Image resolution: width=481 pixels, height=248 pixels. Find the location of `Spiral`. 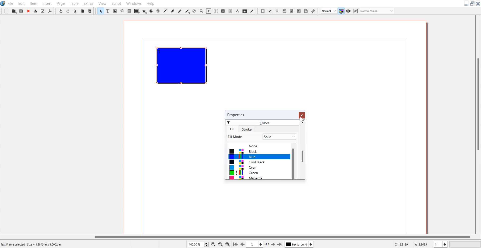

Spiral is located at coordinates (158, 11).